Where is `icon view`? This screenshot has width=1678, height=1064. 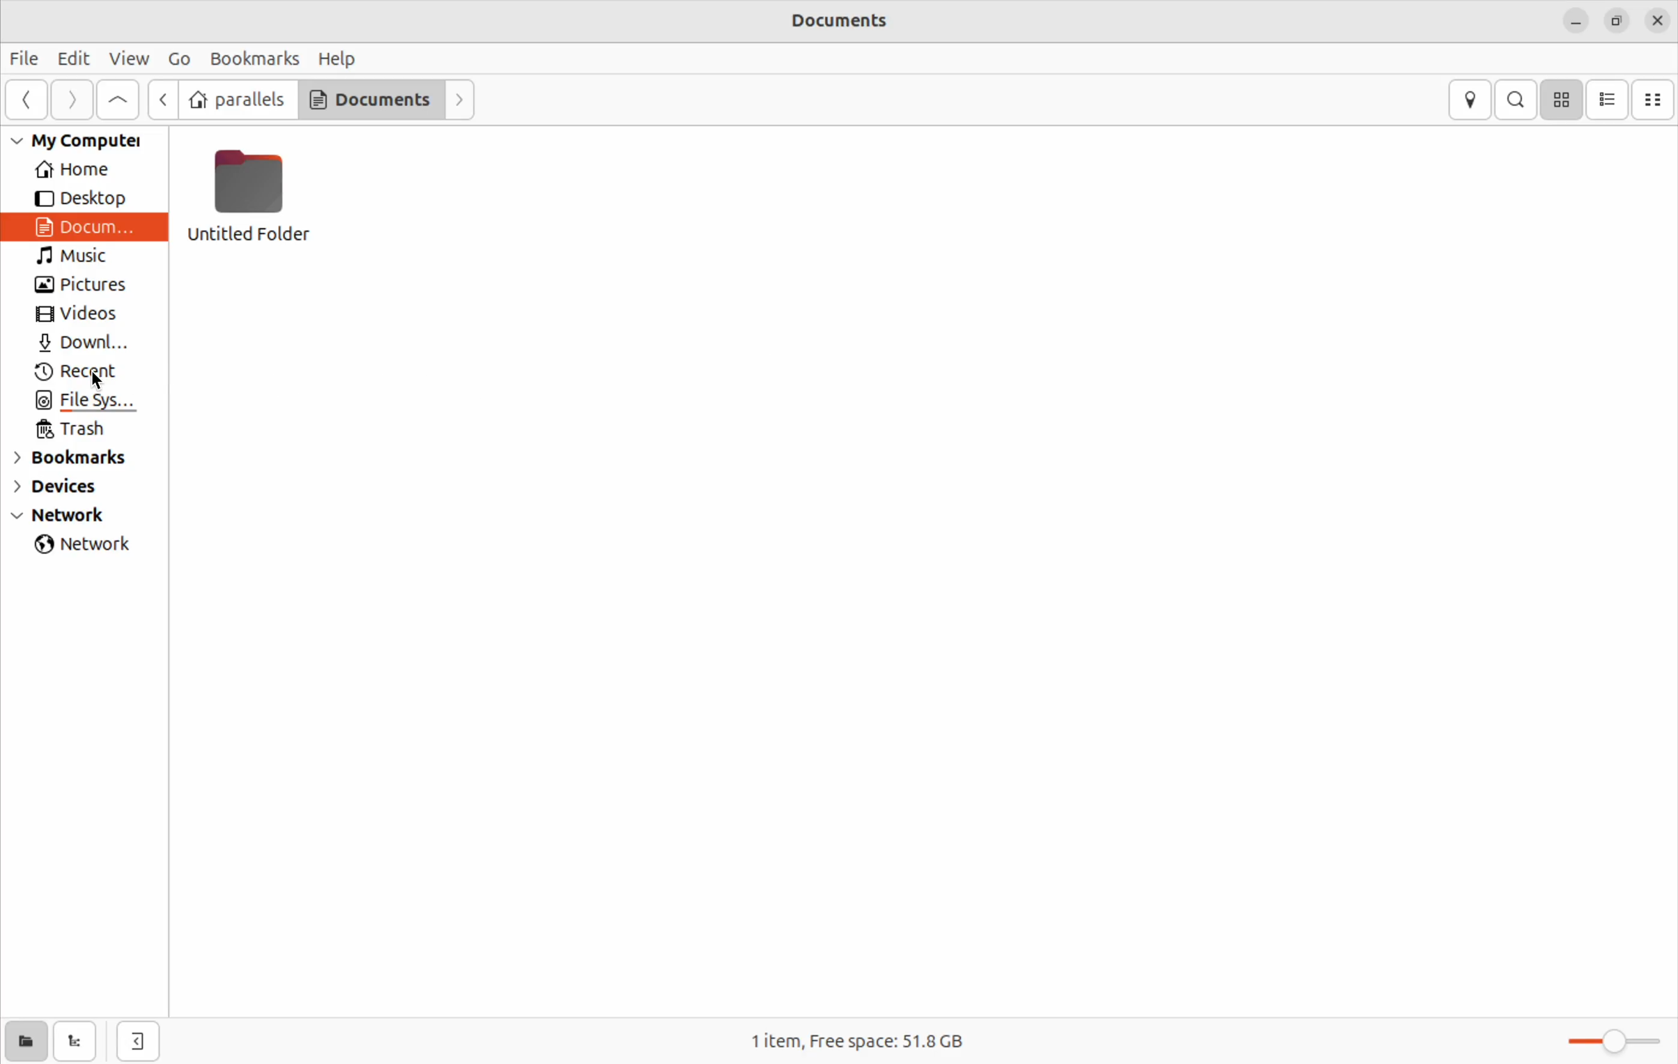
icon view is located at coordinates (1563, 100).